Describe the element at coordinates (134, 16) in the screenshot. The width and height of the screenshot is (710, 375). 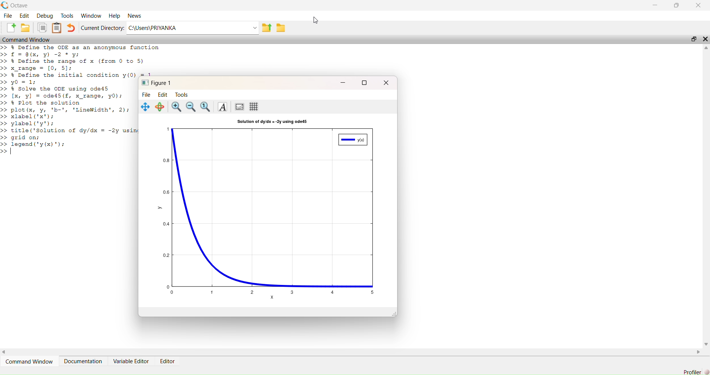
I see `News` at that location.